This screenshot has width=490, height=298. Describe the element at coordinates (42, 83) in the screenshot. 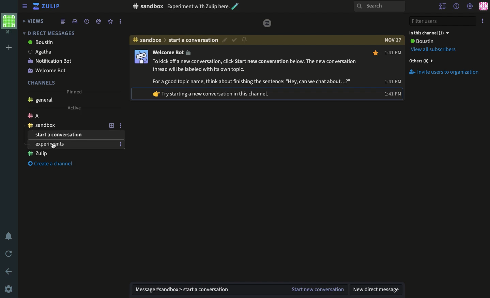

I see `Channels` at that location.